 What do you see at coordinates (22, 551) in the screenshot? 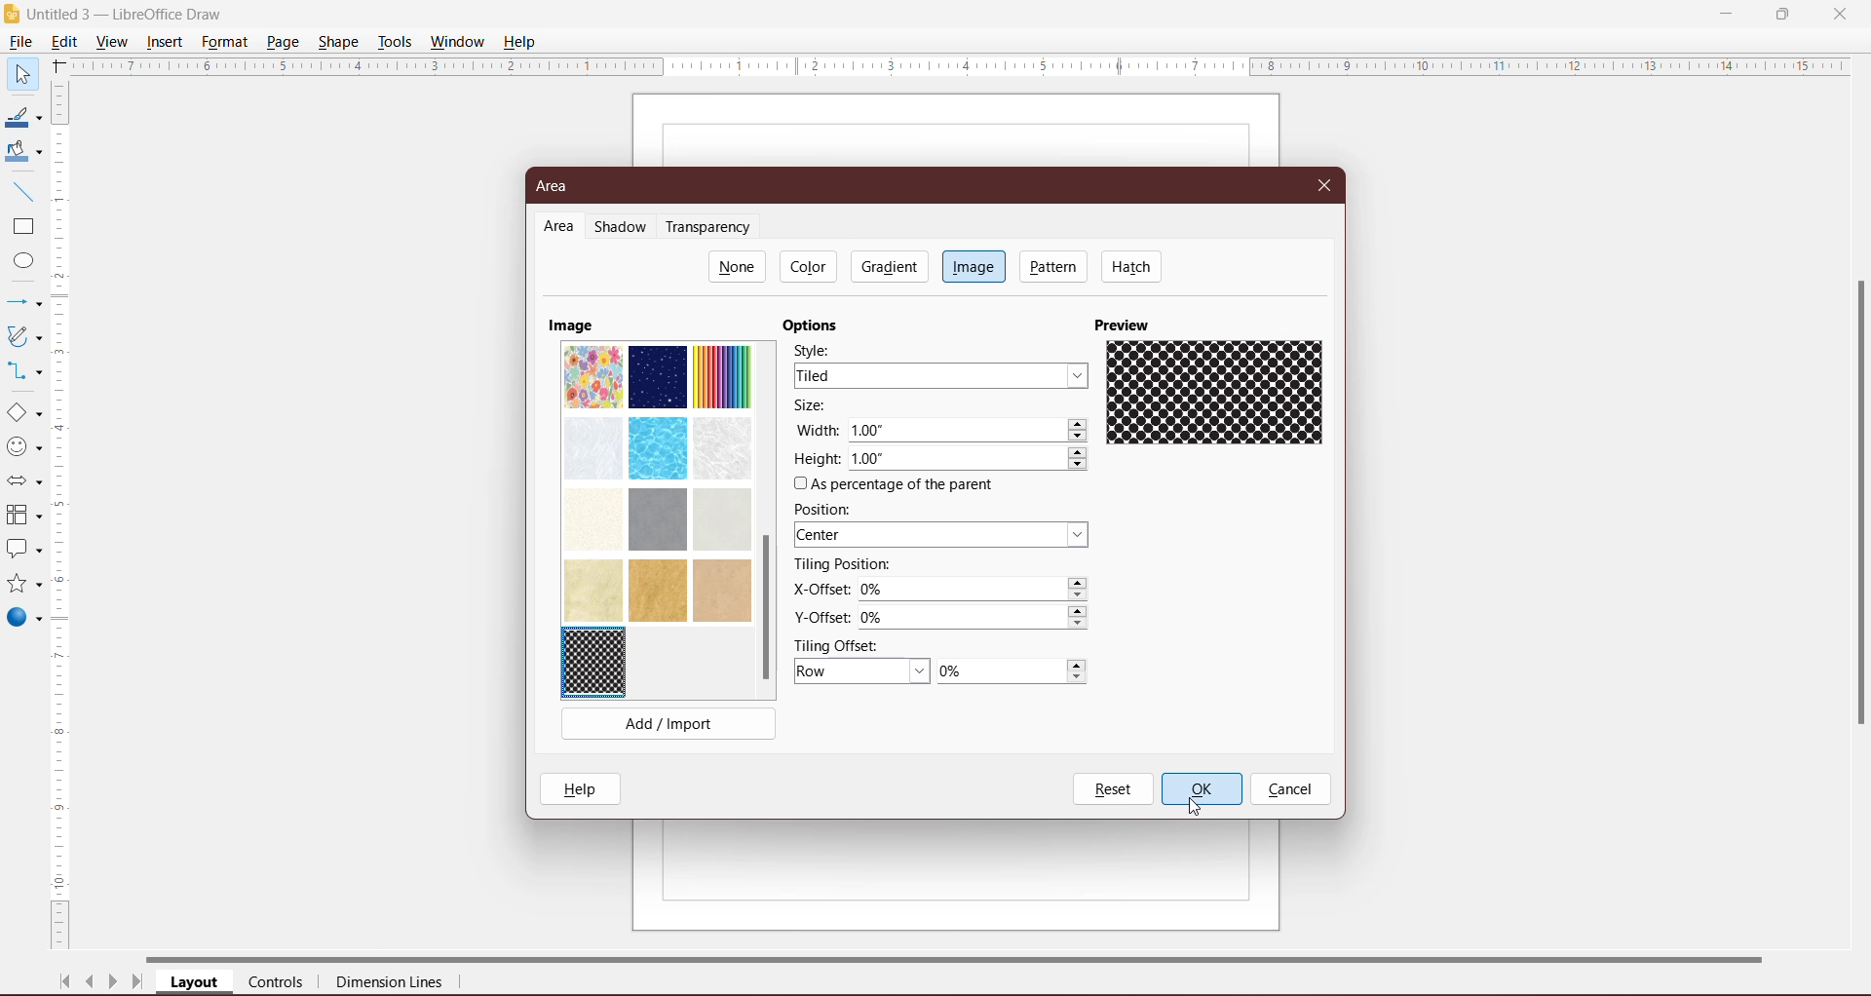
I see `Callout Shapes` at bounding box center [22, 551].